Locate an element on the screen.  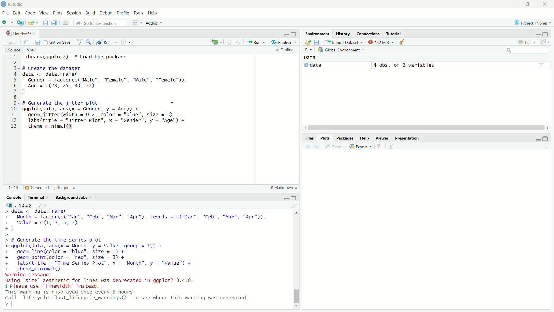
file is located at coordinates (5, 13).